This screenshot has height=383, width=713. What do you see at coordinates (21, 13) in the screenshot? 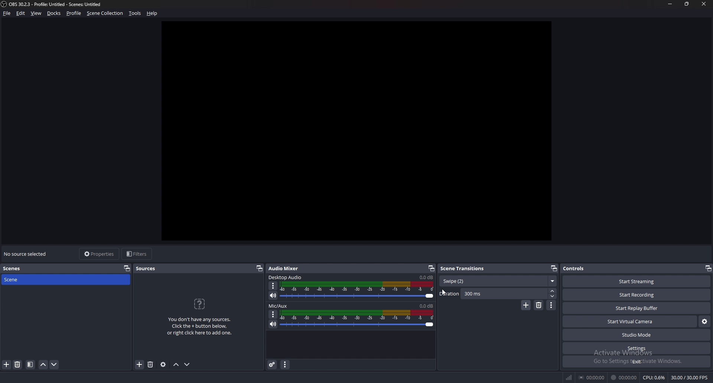
I see `edit` at bounding box center [21, 13].